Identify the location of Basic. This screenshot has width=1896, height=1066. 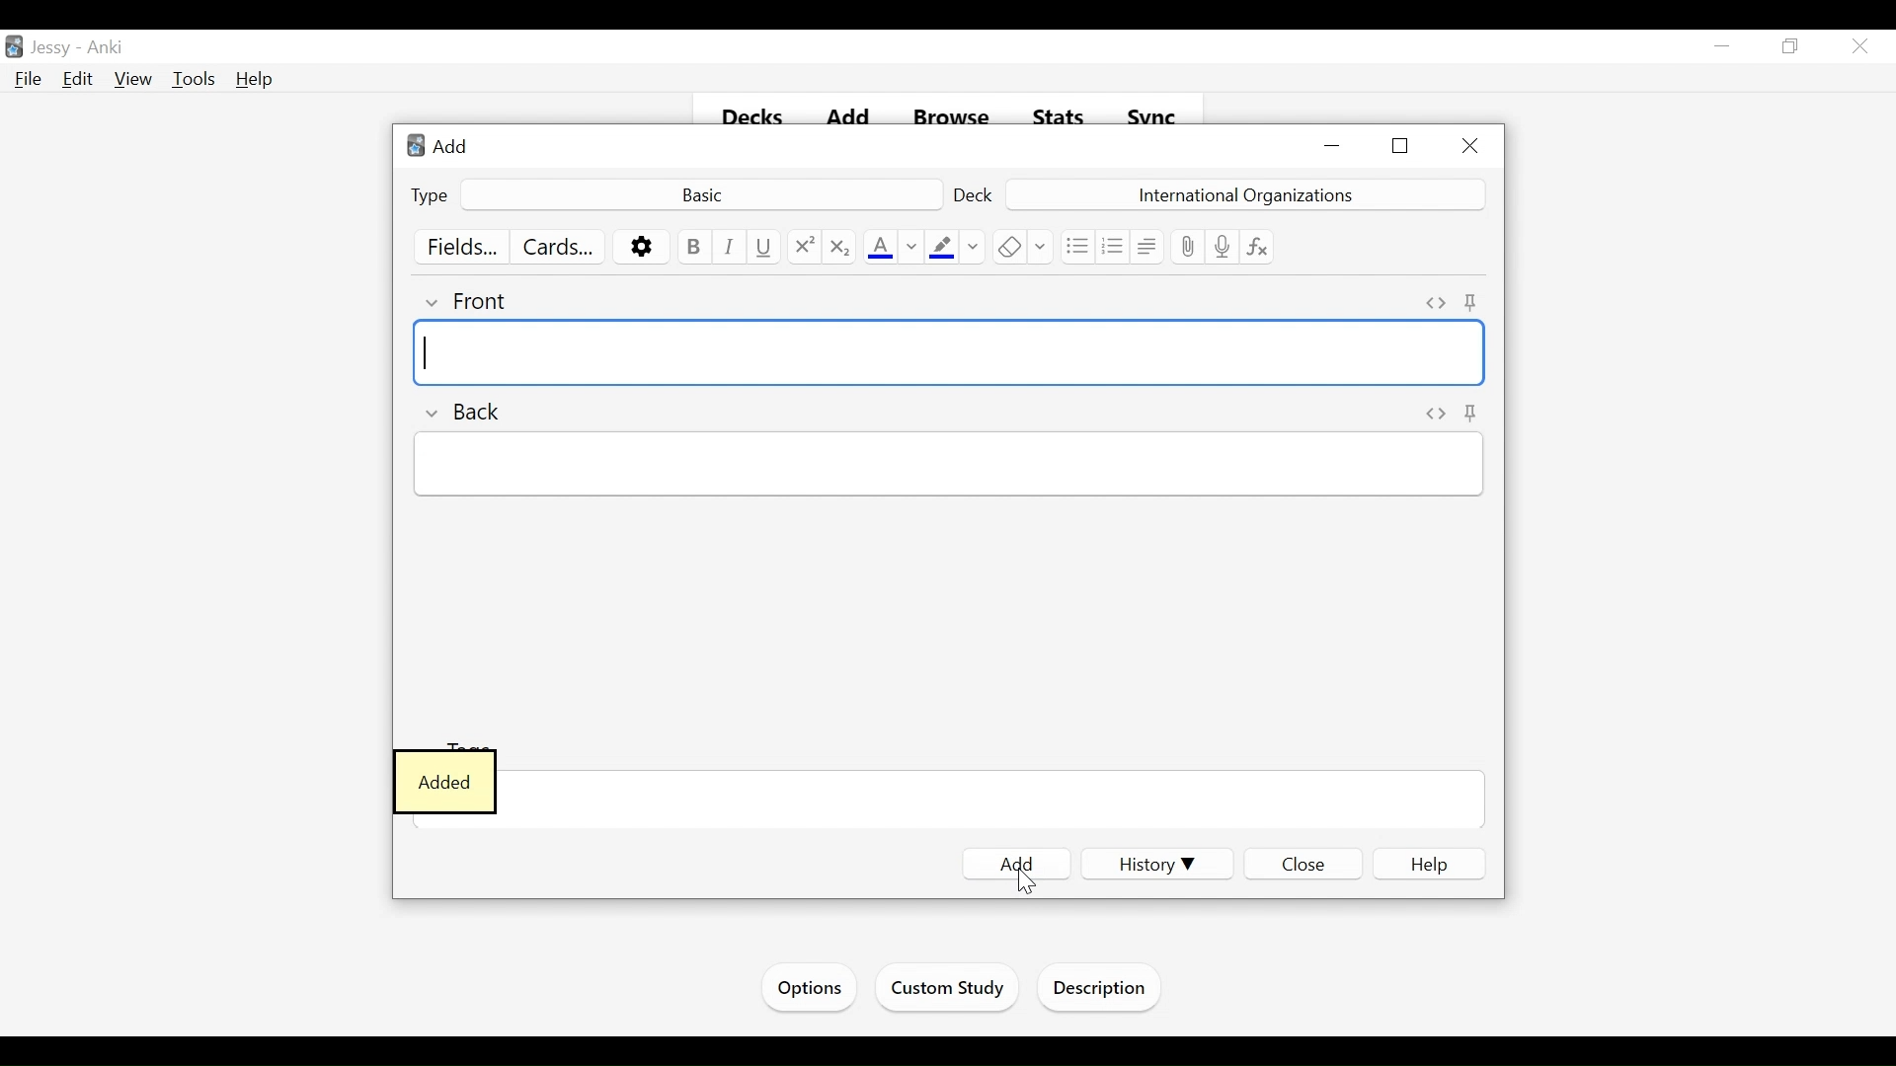
(703, 194).